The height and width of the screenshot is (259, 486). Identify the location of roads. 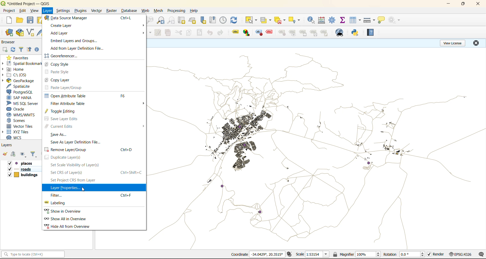
(19, 170).